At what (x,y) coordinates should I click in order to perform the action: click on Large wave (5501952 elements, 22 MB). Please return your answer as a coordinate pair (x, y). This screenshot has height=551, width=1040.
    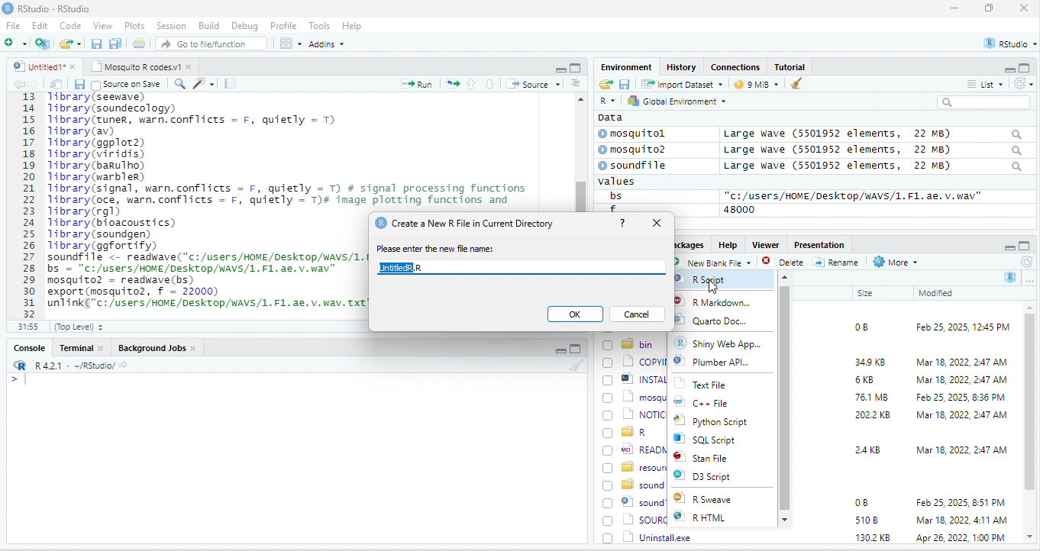
    Looking at the image, I should click on (874, 167).